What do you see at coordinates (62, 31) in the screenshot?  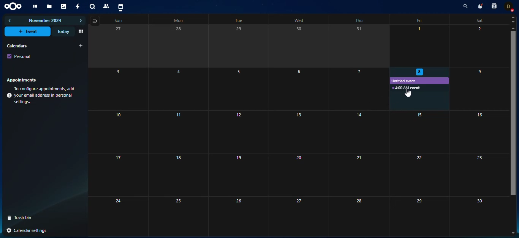 I see `today` at bounding box center [62, 31].